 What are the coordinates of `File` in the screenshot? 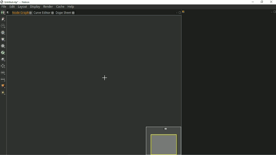 It's located at (4, 7).